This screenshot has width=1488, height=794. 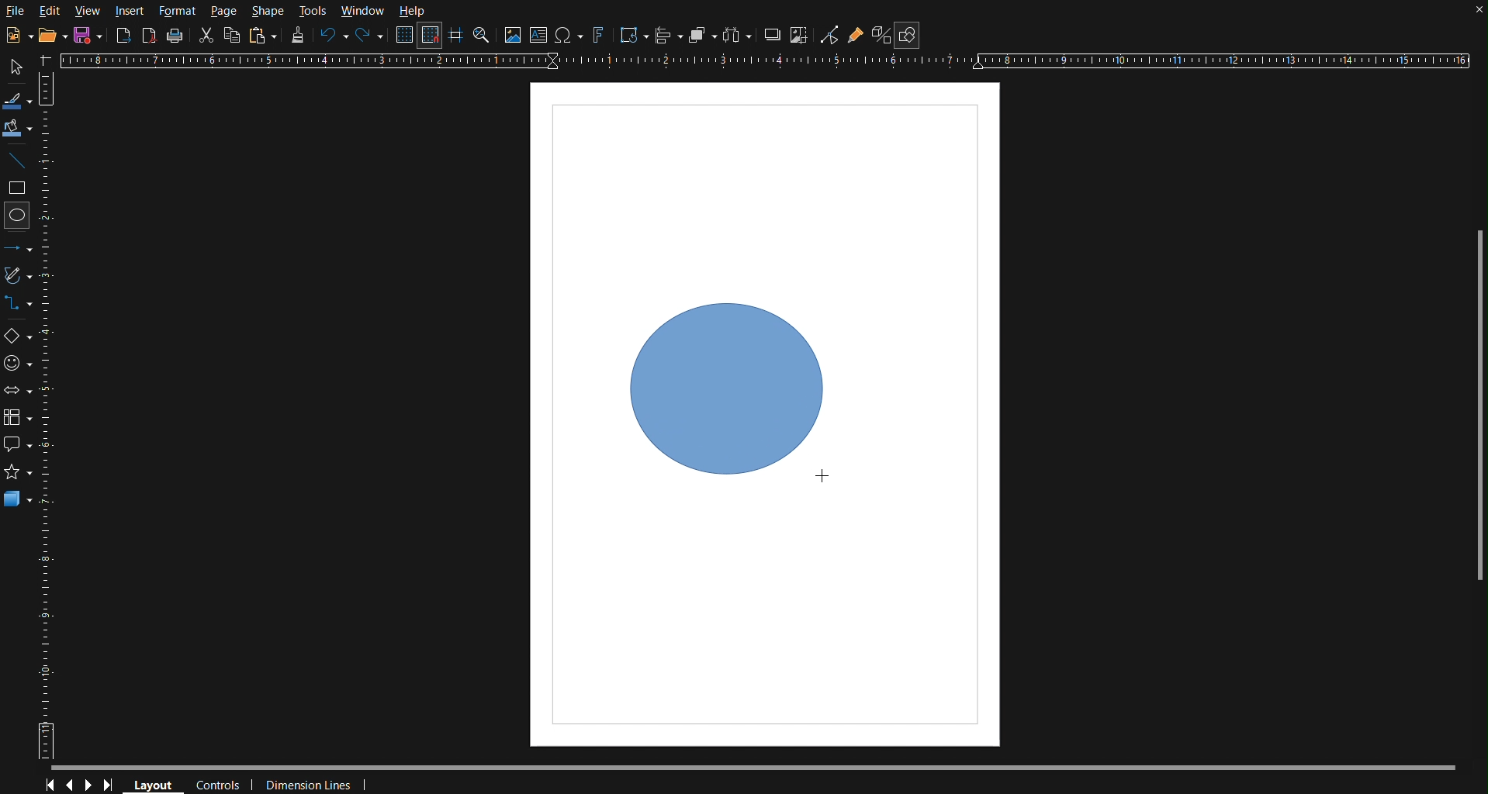 What do you see at coordinates (177, 35) in the screenshot?
I see `Print` at bounding box center [177, 35].